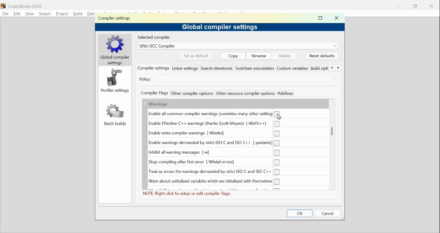 This screenshot has height=233, width=440. I want to click on Build options, so click(319, 69).